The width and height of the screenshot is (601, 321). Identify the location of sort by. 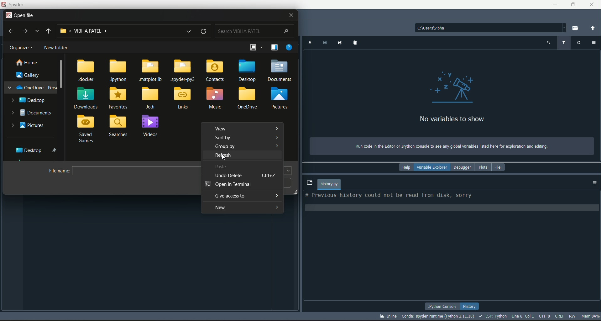
(224, 138).